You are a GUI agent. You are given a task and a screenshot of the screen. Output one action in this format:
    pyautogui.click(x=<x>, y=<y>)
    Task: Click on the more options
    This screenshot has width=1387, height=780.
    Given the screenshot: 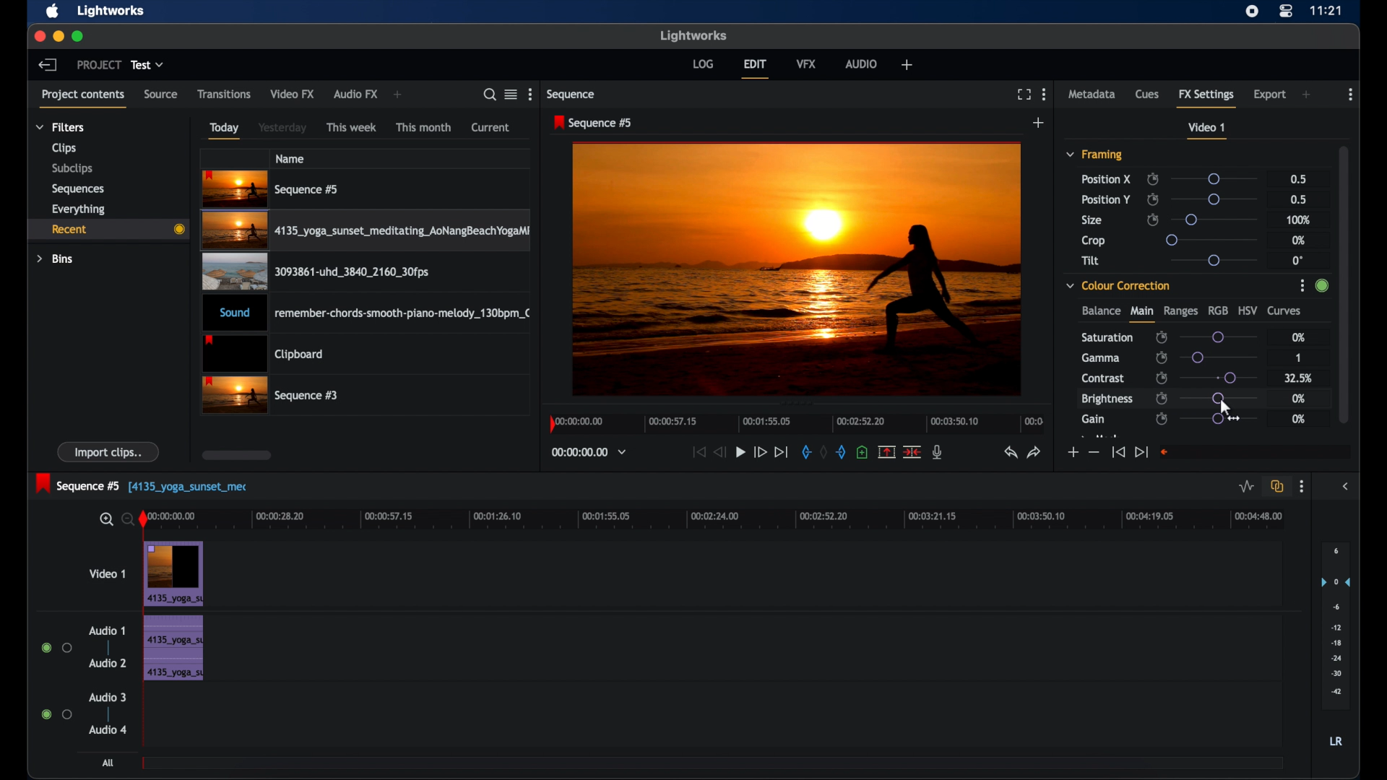 What is the action you would take?
    pyautogui.click(x=532, y=94)
    